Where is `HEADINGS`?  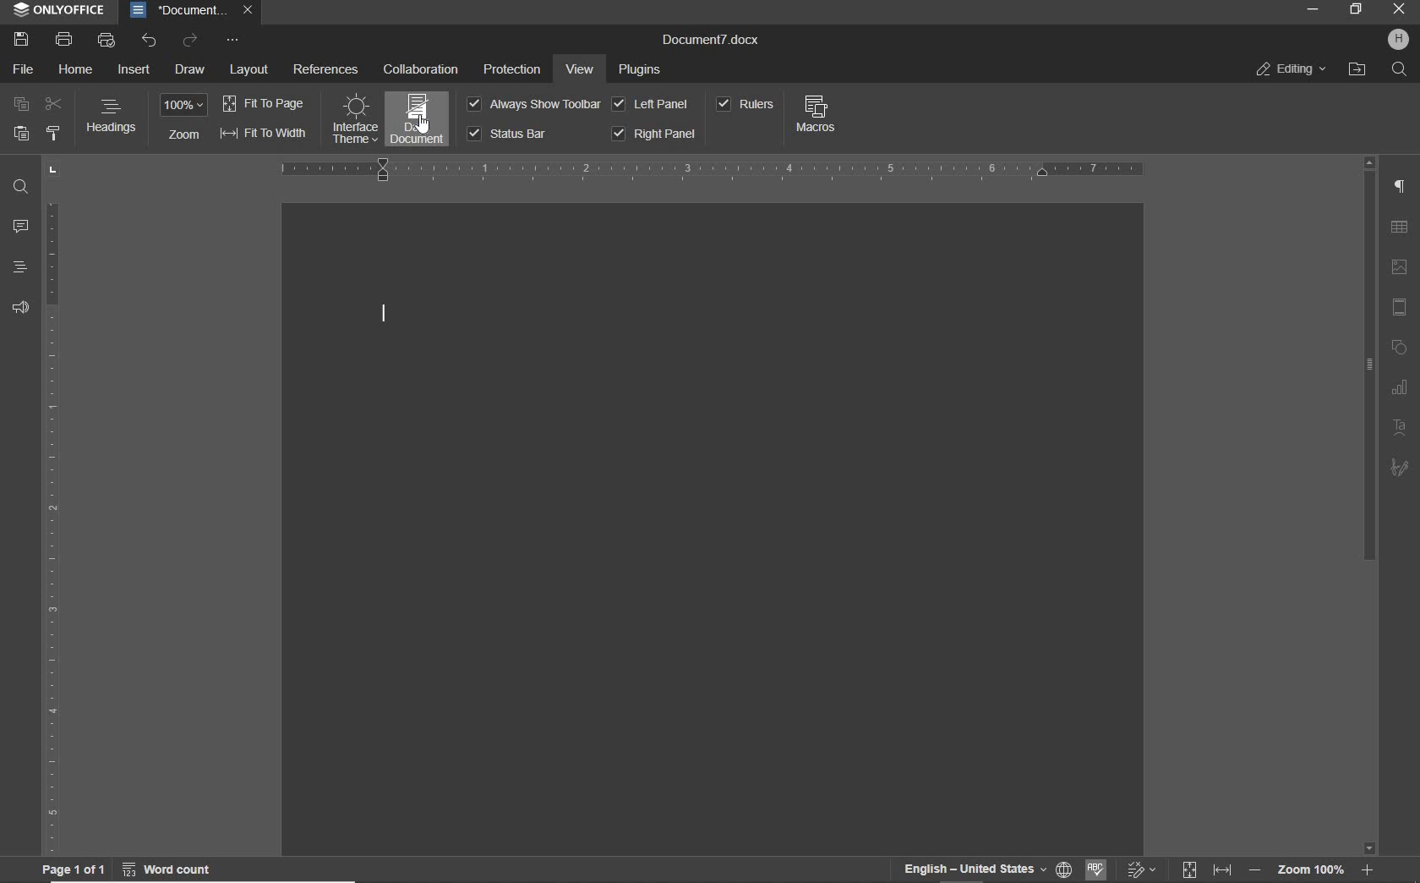
HEADINGS is located at coordinates (112, 118).